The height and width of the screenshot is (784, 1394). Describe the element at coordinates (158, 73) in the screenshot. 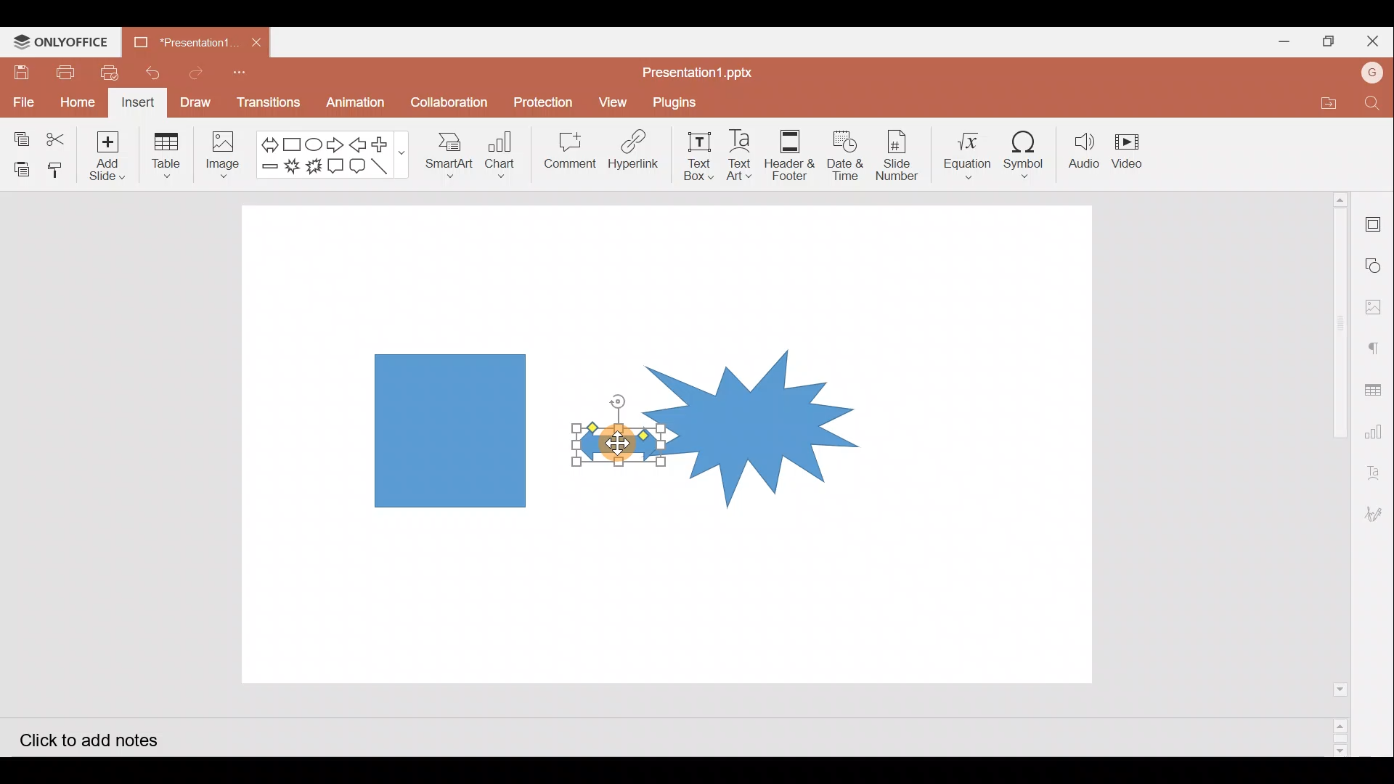

I see `Undo` at that location.